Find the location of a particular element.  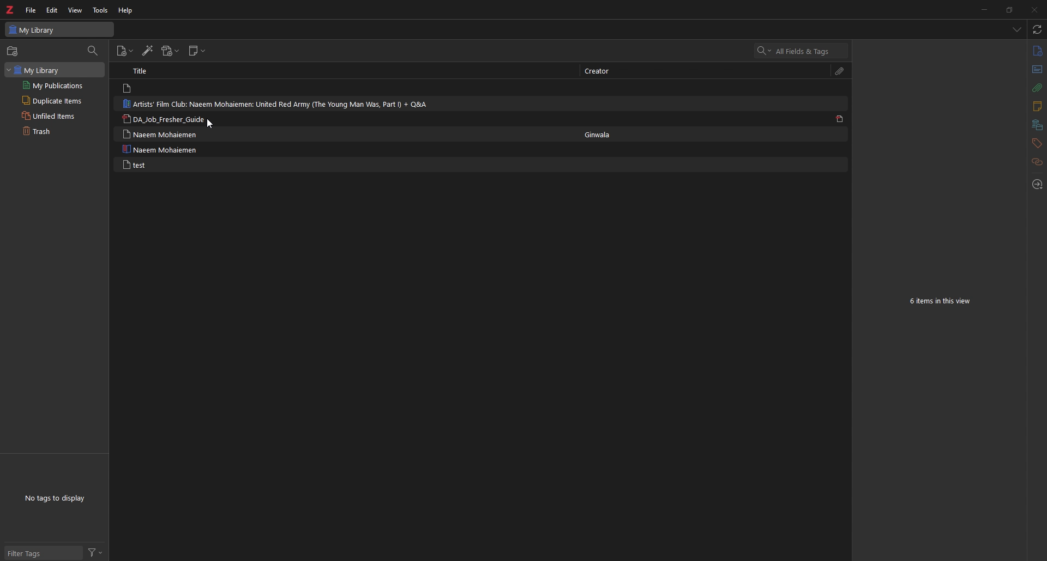

all field and tags is located at coordinates (801, 51).